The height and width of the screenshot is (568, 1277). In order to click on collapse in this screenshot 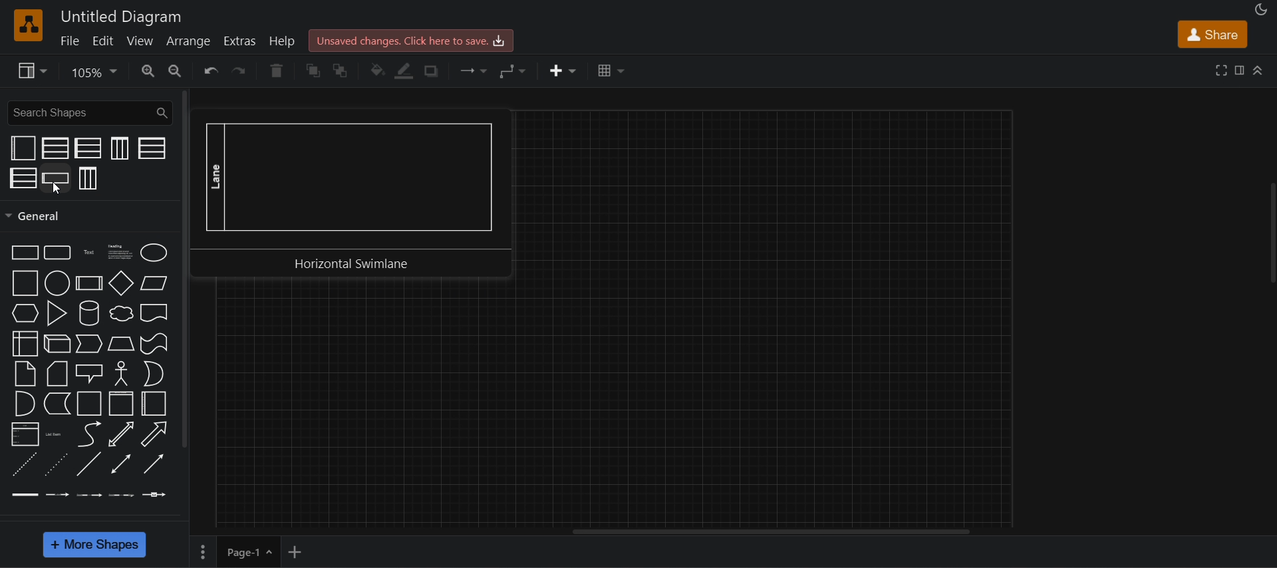, I will do `click(1268, 236)`.